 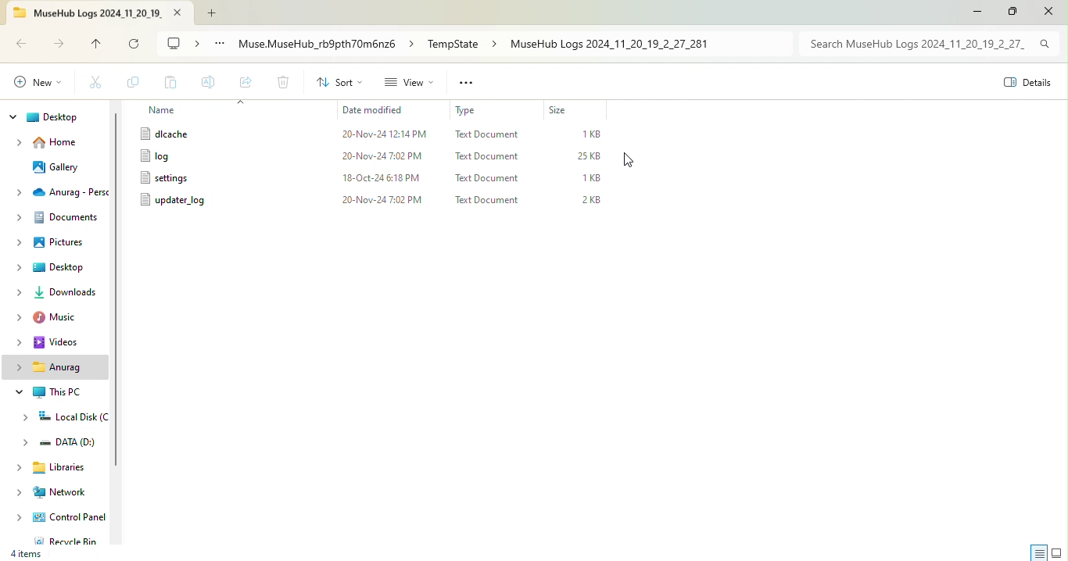 I want to click on 4 Items, so click(x=27, y=556).